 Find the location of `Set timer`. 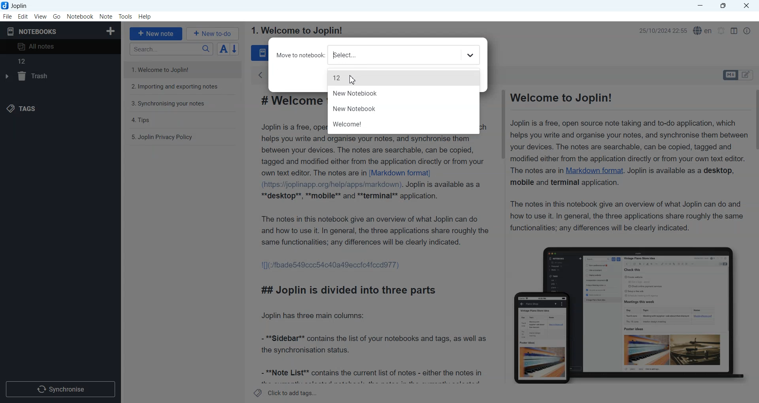

Set timer is located at coordinates (721, 31).